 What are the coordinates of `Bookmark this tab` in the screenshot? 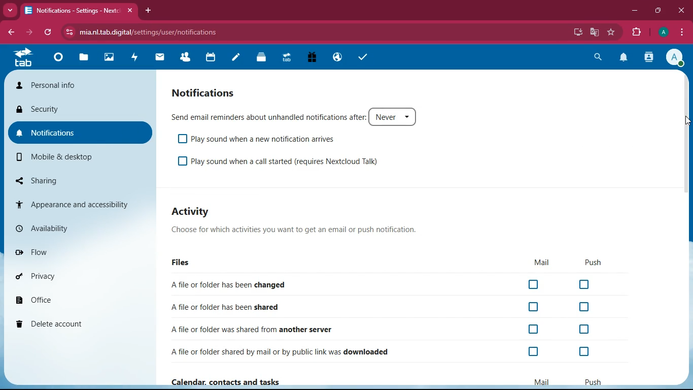 It's located at (611, 31).